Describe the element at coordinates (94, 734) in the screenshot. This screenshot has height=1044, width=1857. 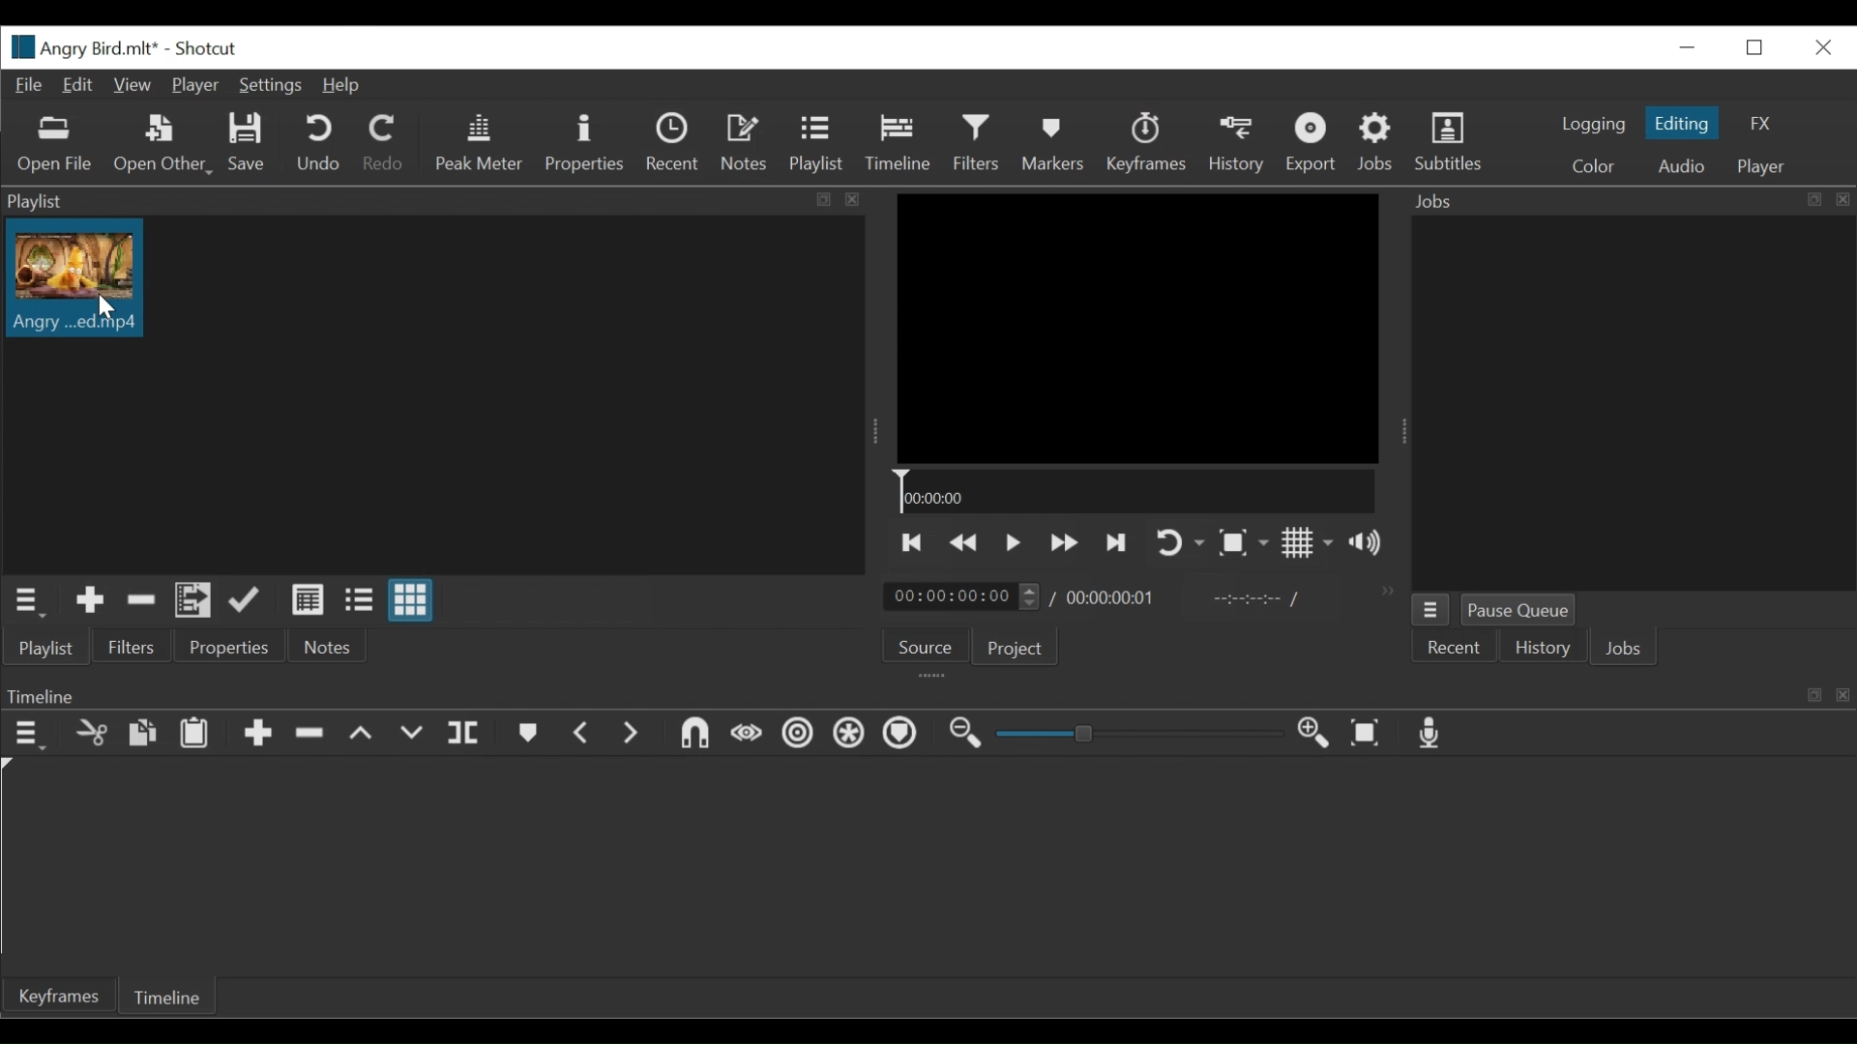
I see `cut` at that location.